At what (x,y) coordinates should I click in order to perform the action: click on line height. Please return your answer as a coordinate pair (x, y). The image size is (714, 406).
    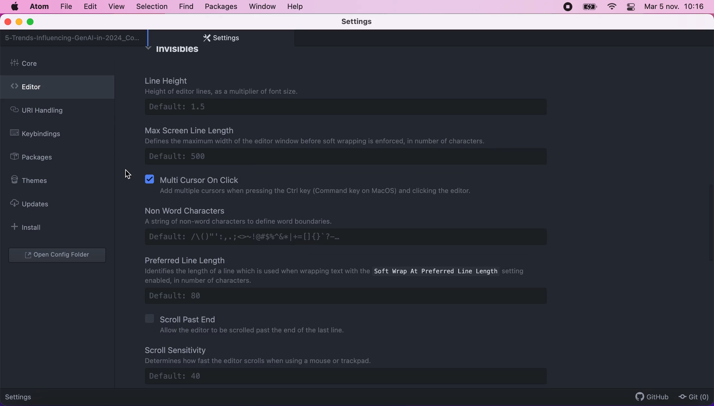
    Looking at the image, I should click on (353, 97).